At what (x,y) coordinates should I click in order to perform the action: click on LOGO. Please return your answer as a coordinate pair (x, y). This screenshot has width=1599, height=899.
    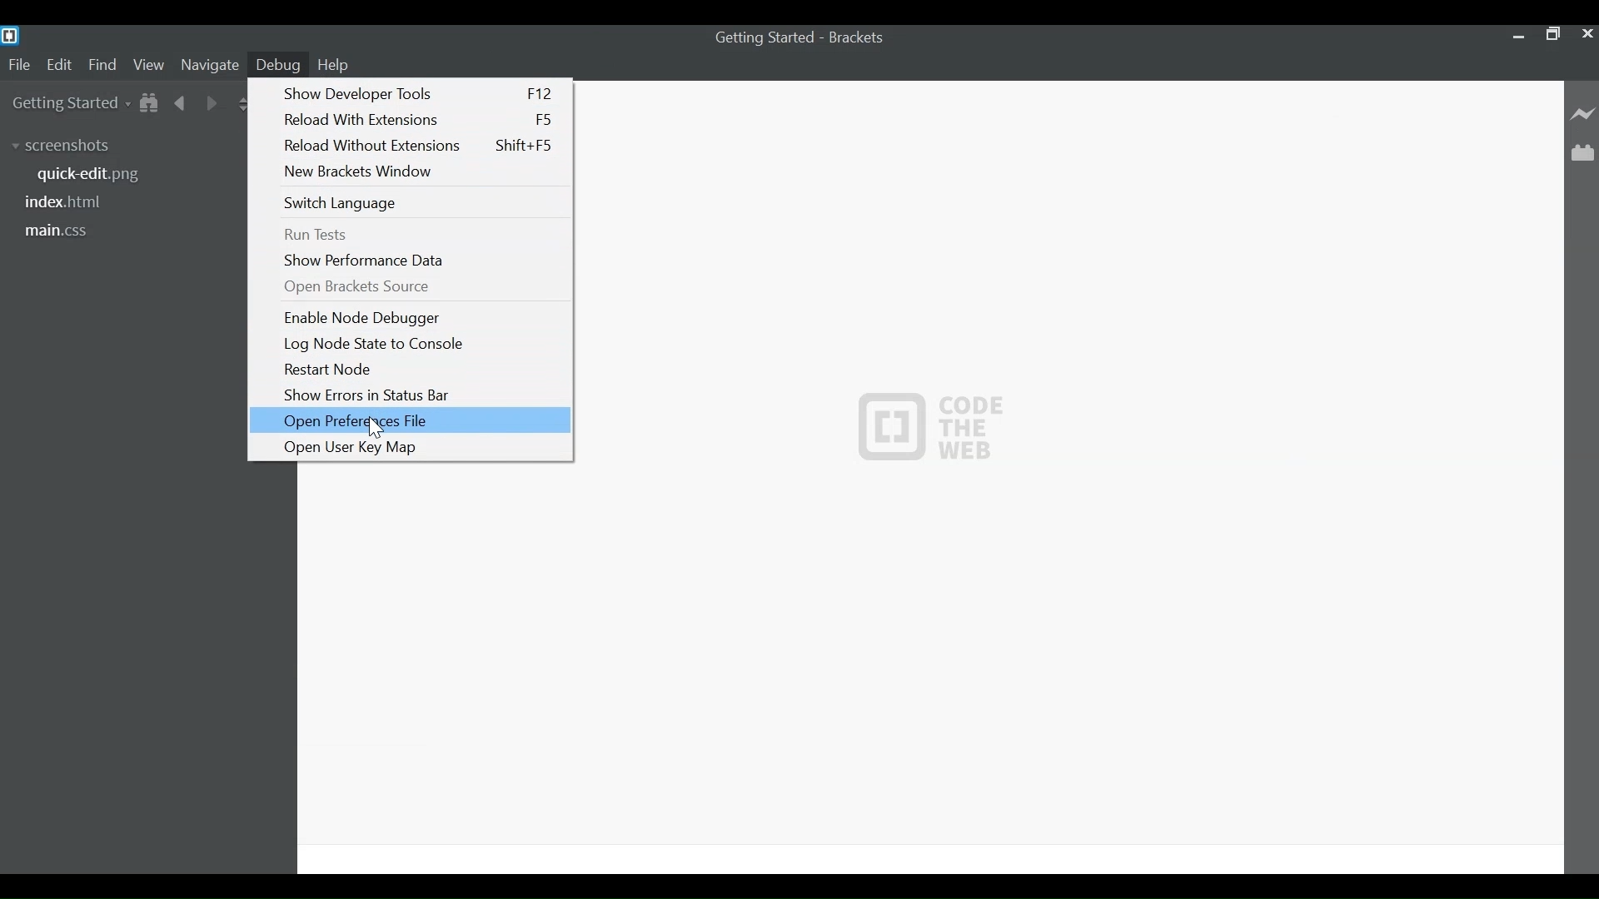
    Looking at the image, I should click on (933, 424).